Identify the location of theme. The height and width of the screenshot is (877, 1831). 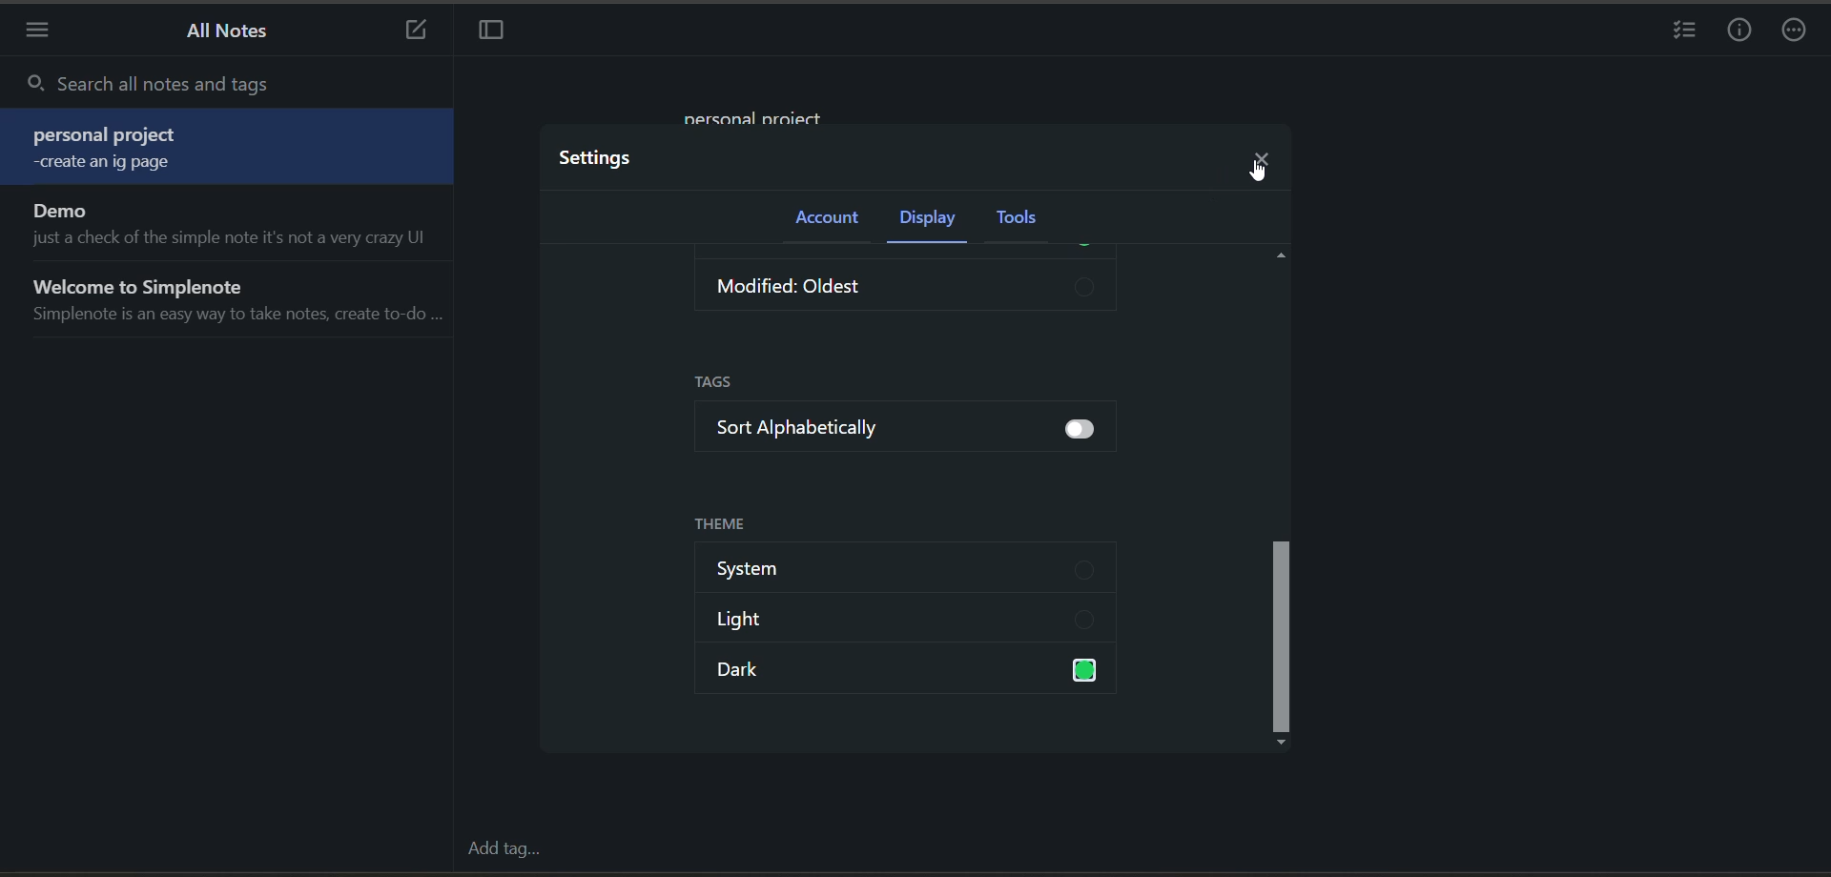
(719, 522).